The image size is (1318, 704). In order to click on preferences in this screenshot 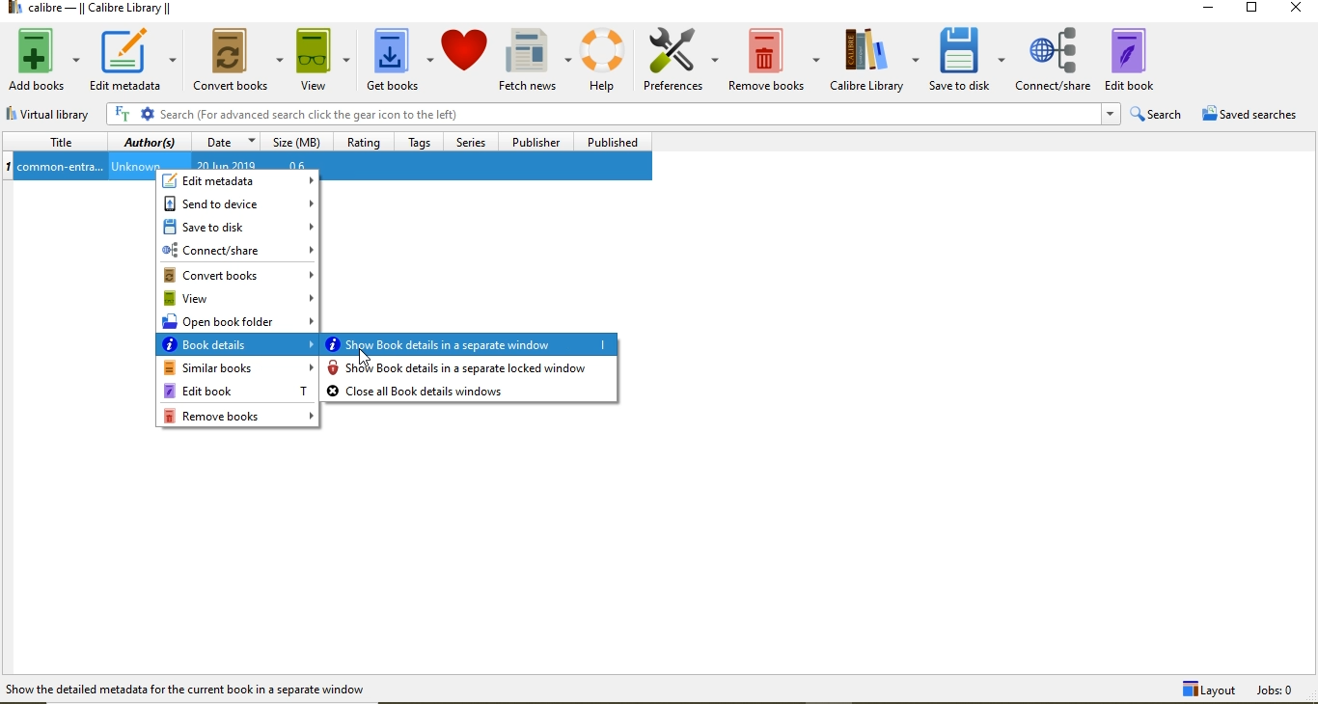, I will do `click(682, 59)`.